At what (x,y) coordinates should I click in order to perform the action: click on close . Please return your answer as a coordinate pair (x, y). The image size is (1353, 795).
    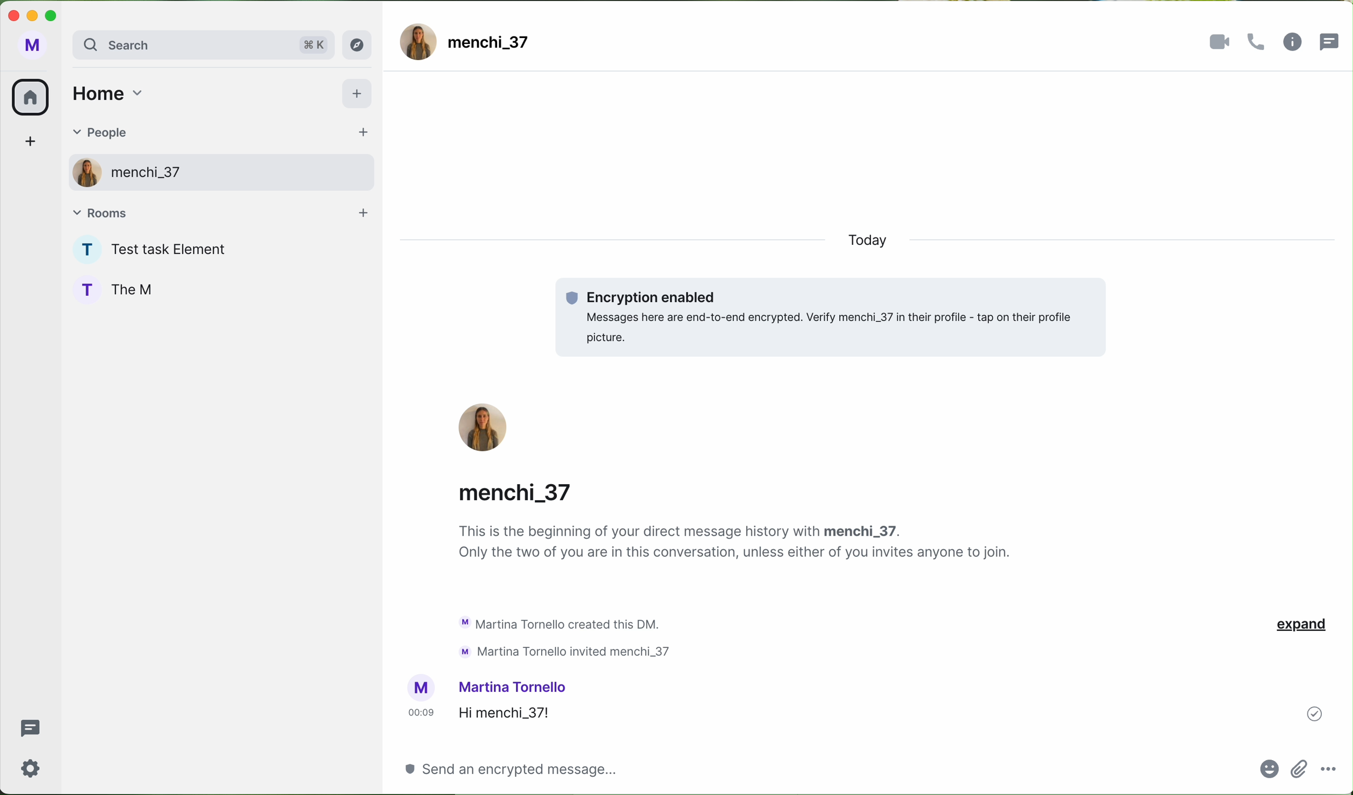
    Looking at the image, I should click on (12, 14).